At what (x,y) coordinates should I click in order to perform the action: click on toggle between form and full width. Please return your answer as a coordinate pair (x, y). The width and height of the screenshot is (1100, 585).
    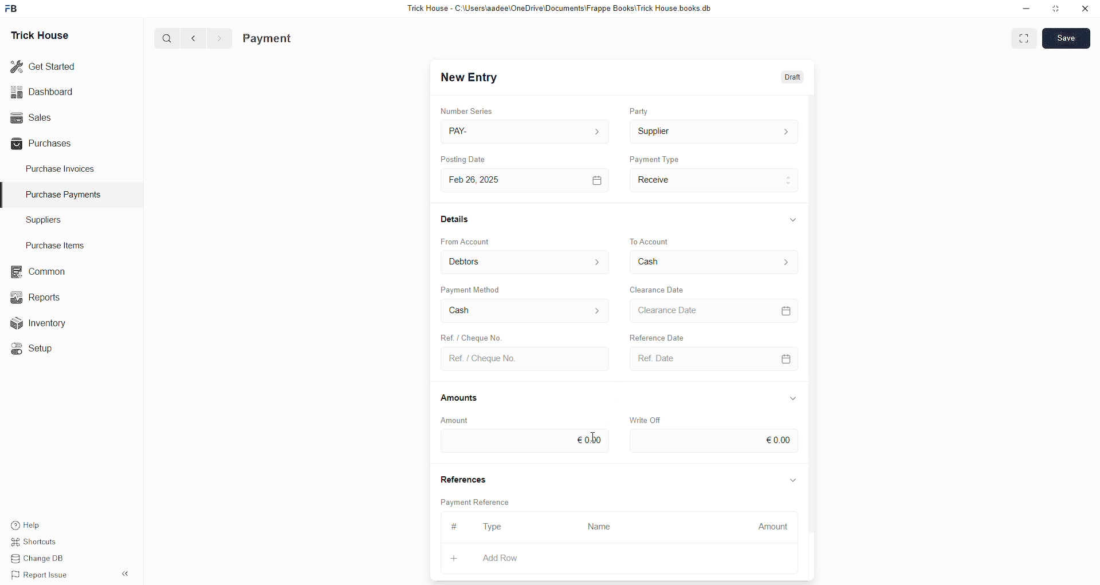
    Looking at the image, I should click on (1025, 39).